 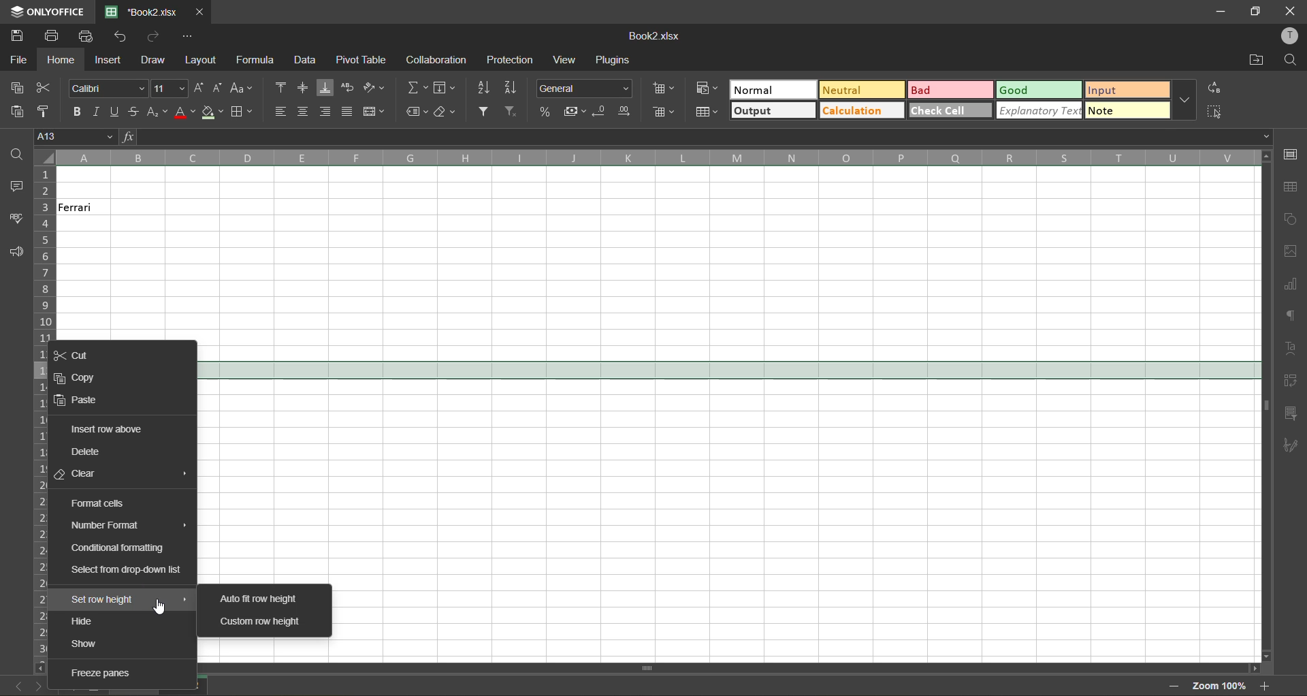 What do you see at coordinates (14, 187) in the screenshot?
I see `comments` at bounding box center [14, 187].